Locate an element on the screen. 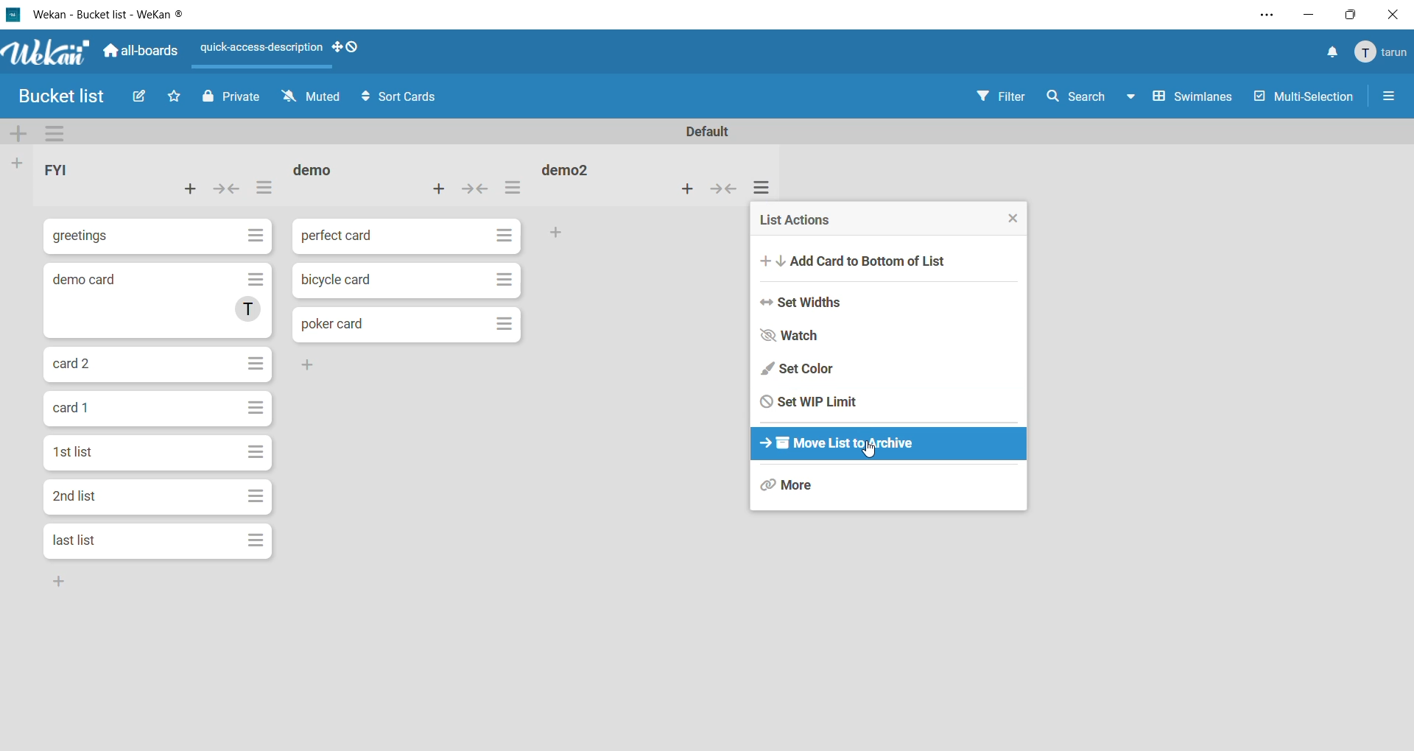  swimlane actions is located at coordinates (57, 133).